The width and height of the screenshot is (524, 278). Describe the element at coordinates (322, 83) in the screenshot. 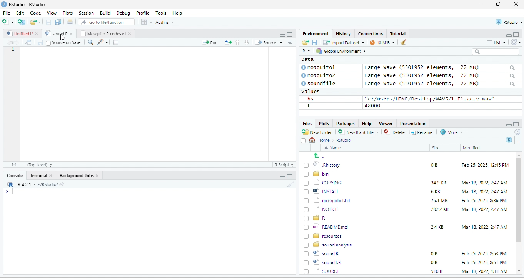

I see `© soundfile` at that location.